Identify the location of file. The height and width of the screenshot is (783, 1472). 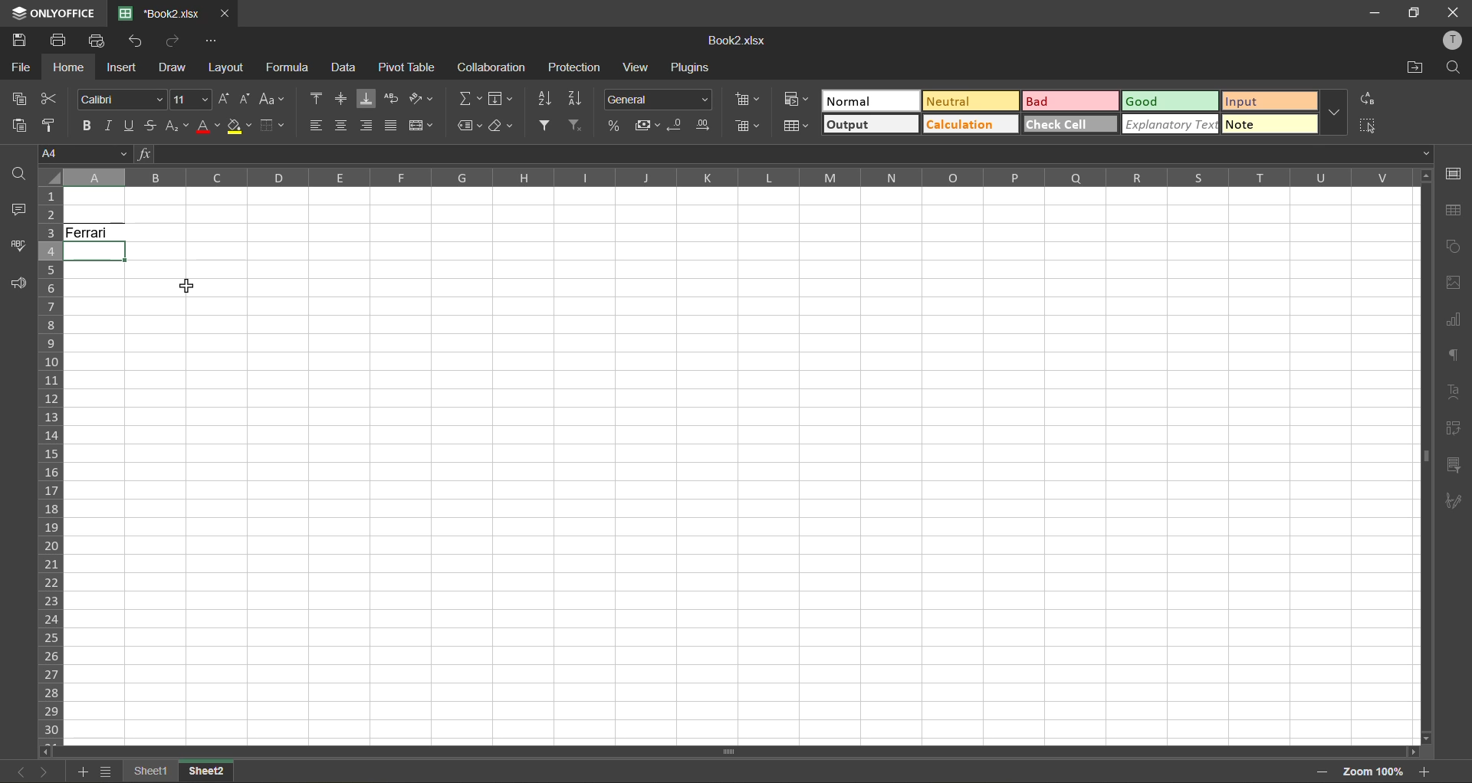
(19, 68).